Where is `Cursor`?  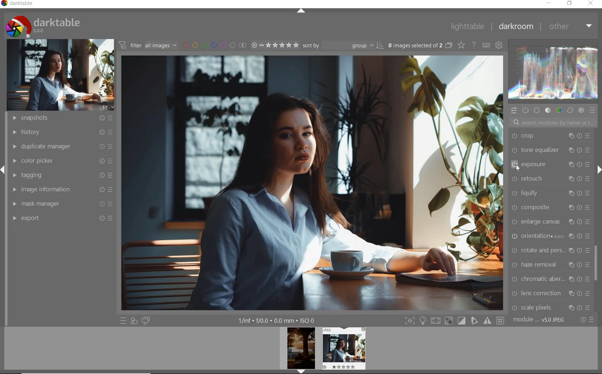 Cursor is located at coordinates (518, 168).